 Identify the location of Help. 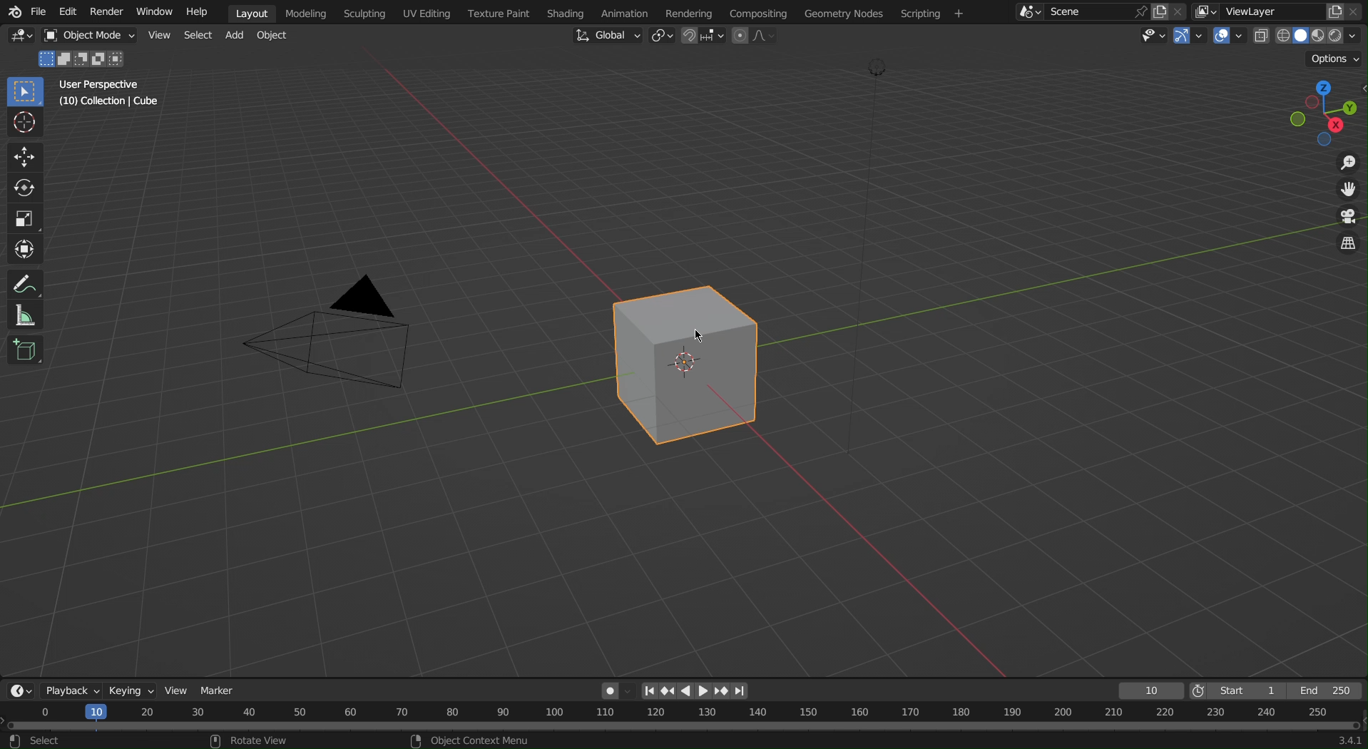
(201, 11).